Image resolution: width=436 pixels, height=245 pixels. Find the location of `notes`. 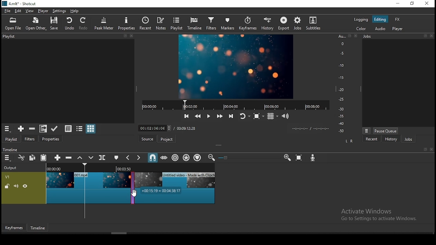

notes is located at coordinates (161, 23).